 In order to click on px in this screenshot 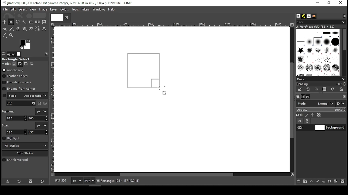, I will do `click(77, 181)`.